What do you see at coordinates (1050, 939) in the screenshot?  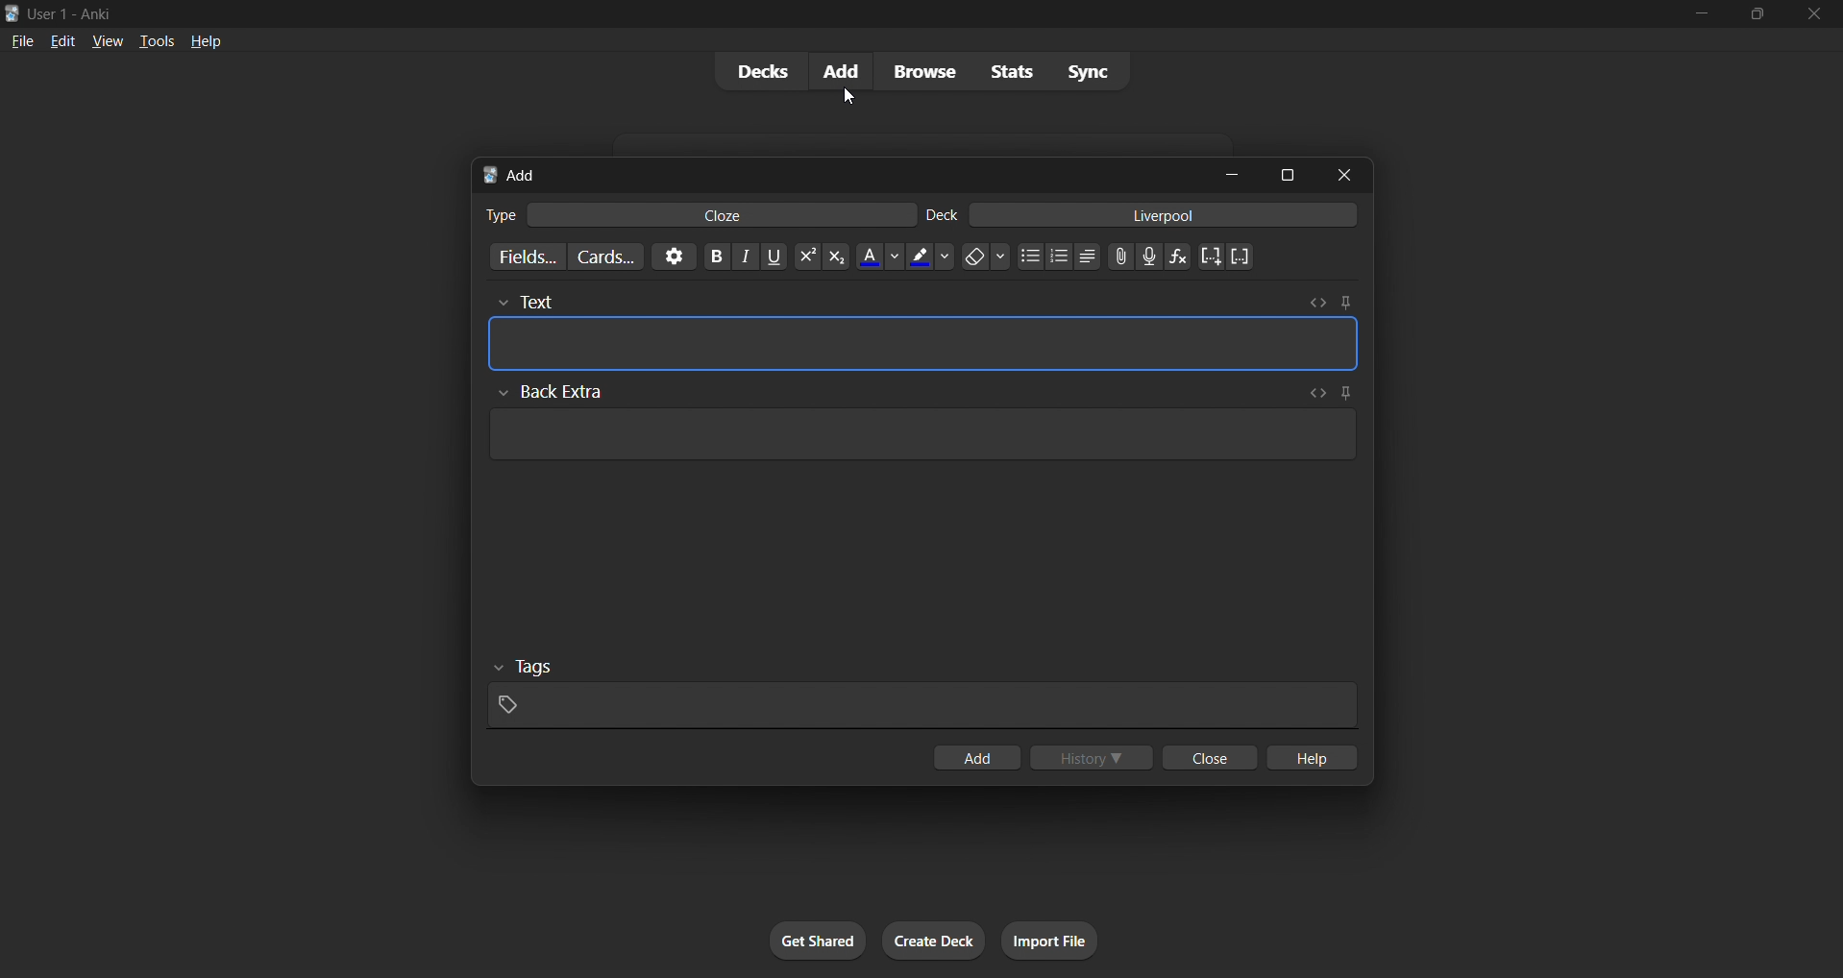 I see `import file` at bounding box center [1050, 939].